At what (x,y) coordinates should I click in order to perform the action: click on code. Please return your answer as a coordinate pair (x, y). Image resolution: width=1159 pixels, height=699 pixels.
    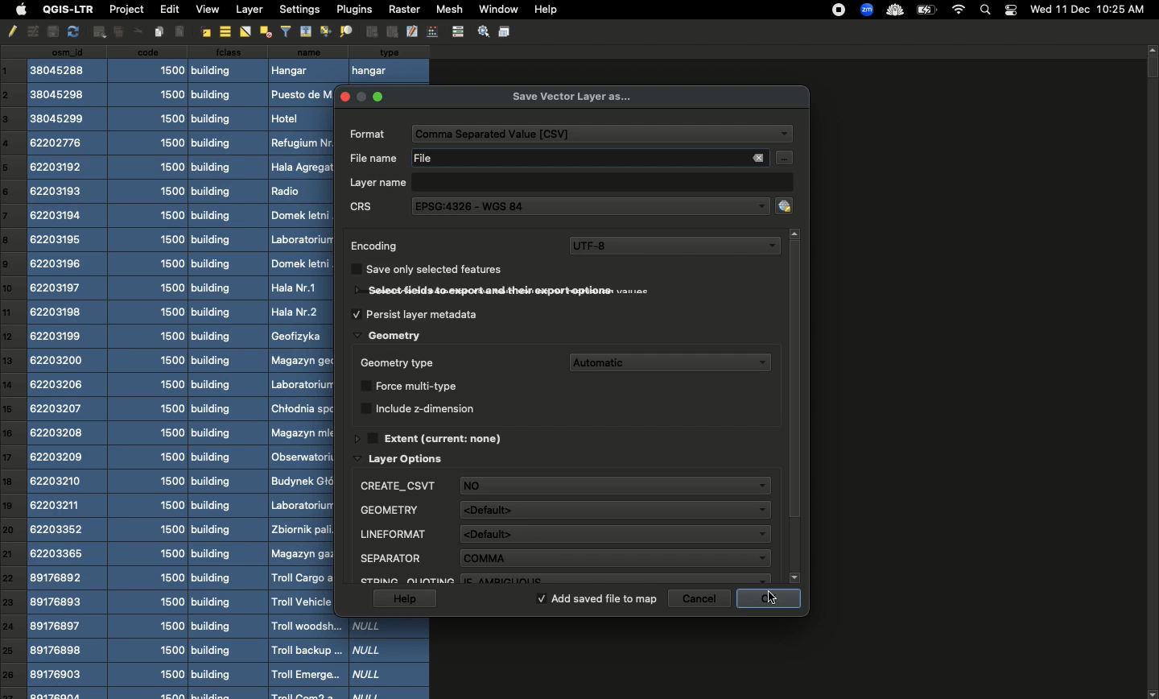
    Looking at the image, I should click on (150, 372).